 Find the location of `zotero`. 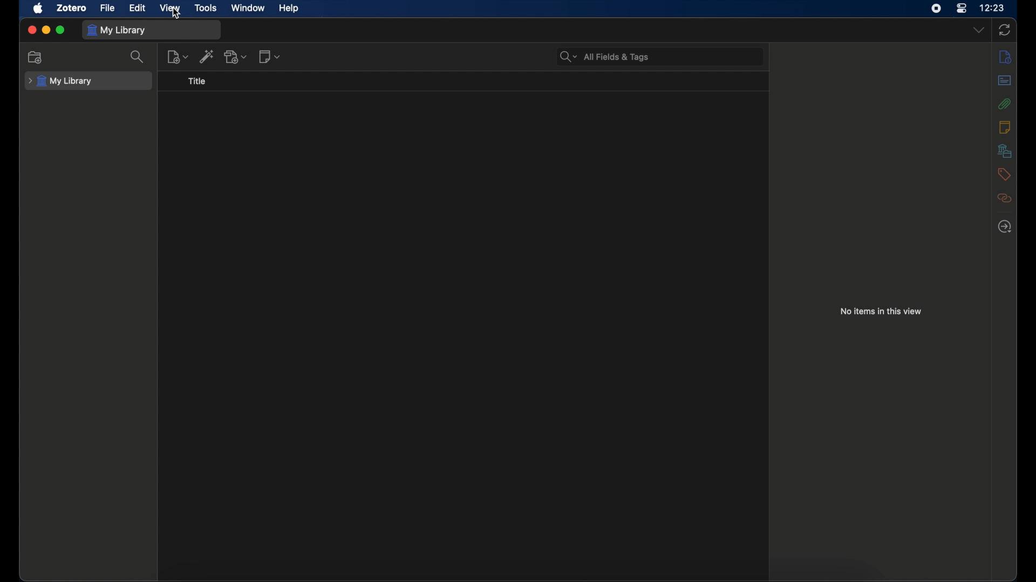

zotero is located at coordinates (72, 9).